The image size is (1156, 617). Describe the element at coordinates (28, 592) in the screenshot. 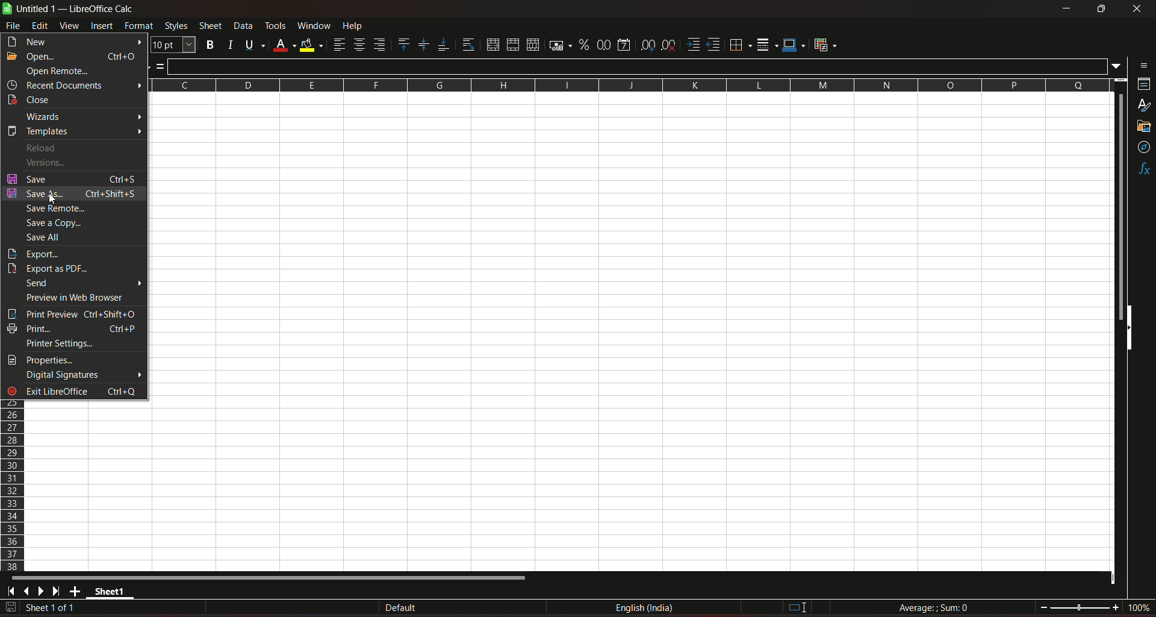

I see `previous sheet` at that location.